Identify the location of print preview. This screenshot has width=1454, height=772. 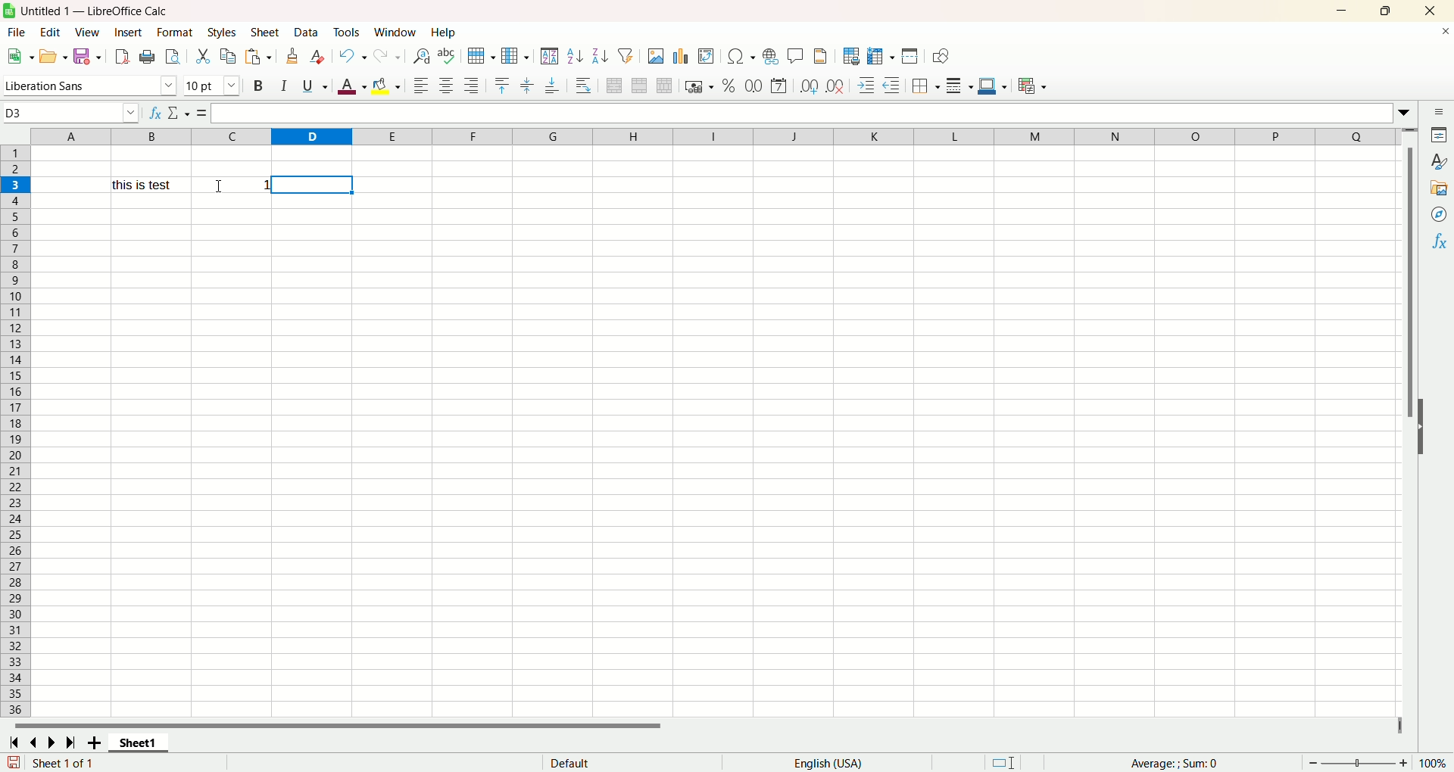
(172, 58).